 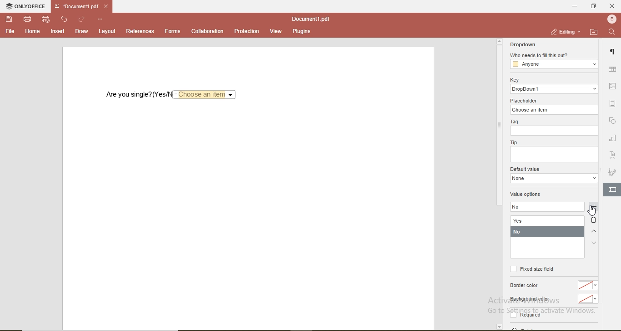 I want to click on margin, so click(x=613, y=102).